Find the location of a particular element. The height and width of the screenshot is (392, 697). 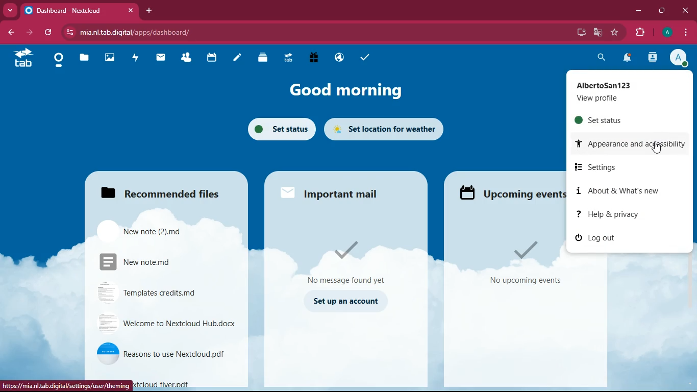

help is located at coordinates (624, 214).